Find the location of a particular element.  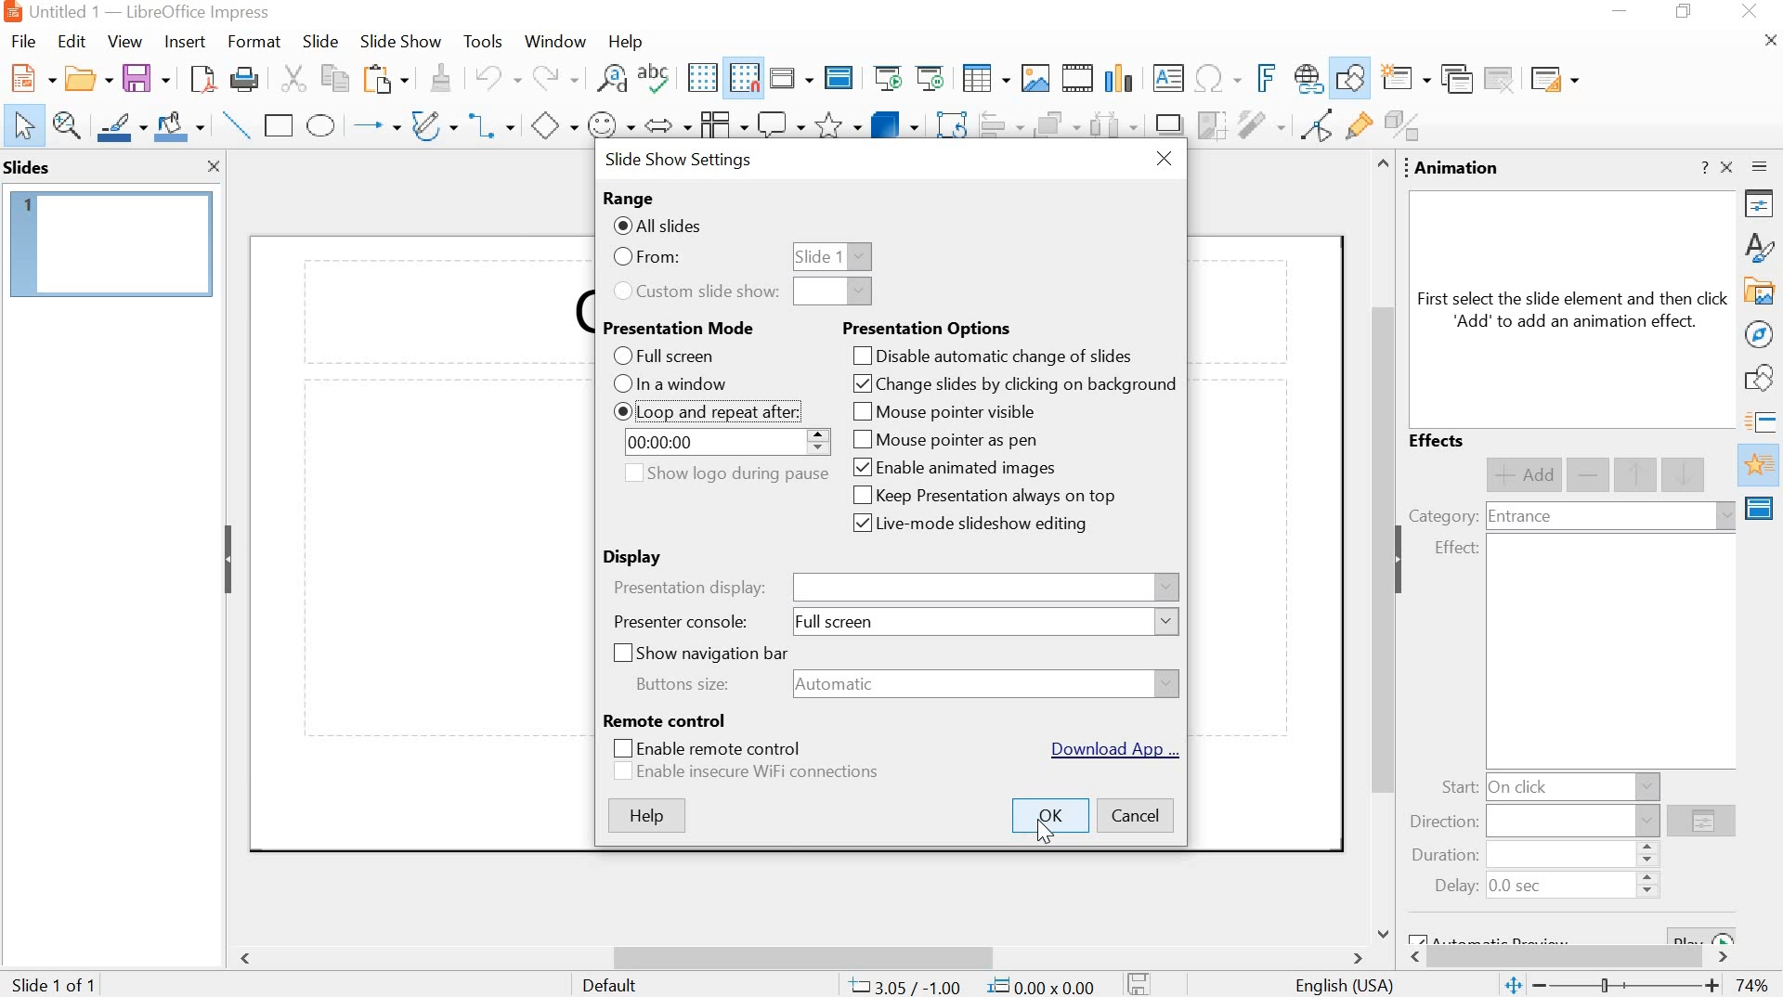

insert menu is located at coordinates (183, 42).